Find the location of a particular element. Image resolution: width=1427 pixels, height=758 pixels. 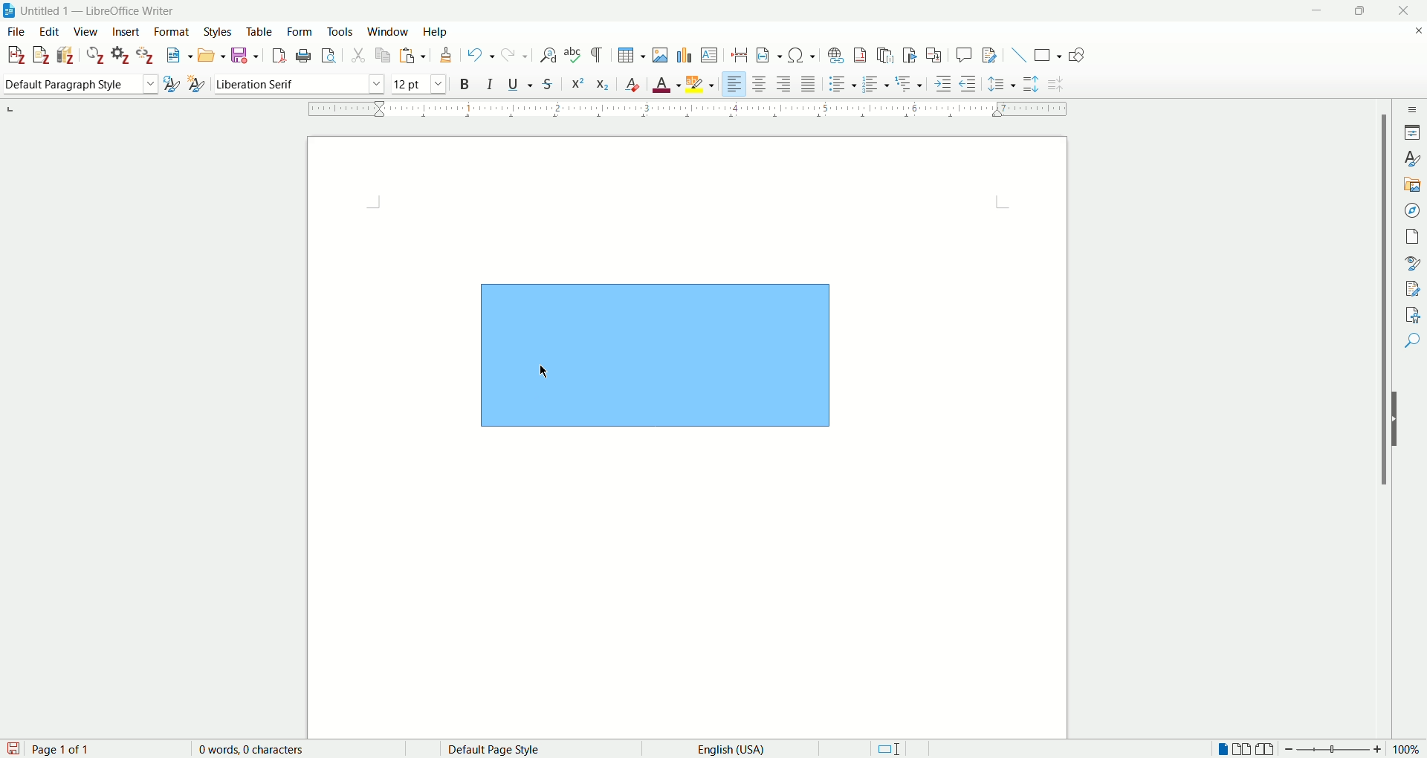

insert hyperlink is located at coordinates (839, 55).